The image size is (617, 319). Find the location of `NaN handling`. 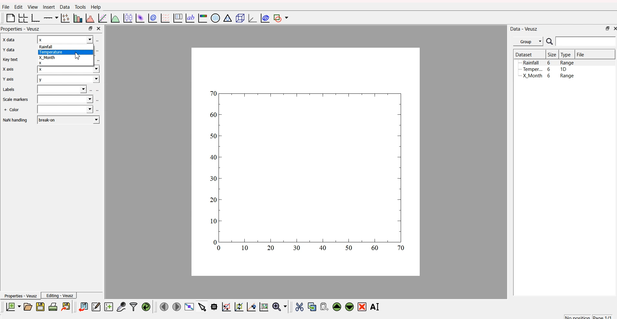

NaN handling is located at coordinates (15, 121).